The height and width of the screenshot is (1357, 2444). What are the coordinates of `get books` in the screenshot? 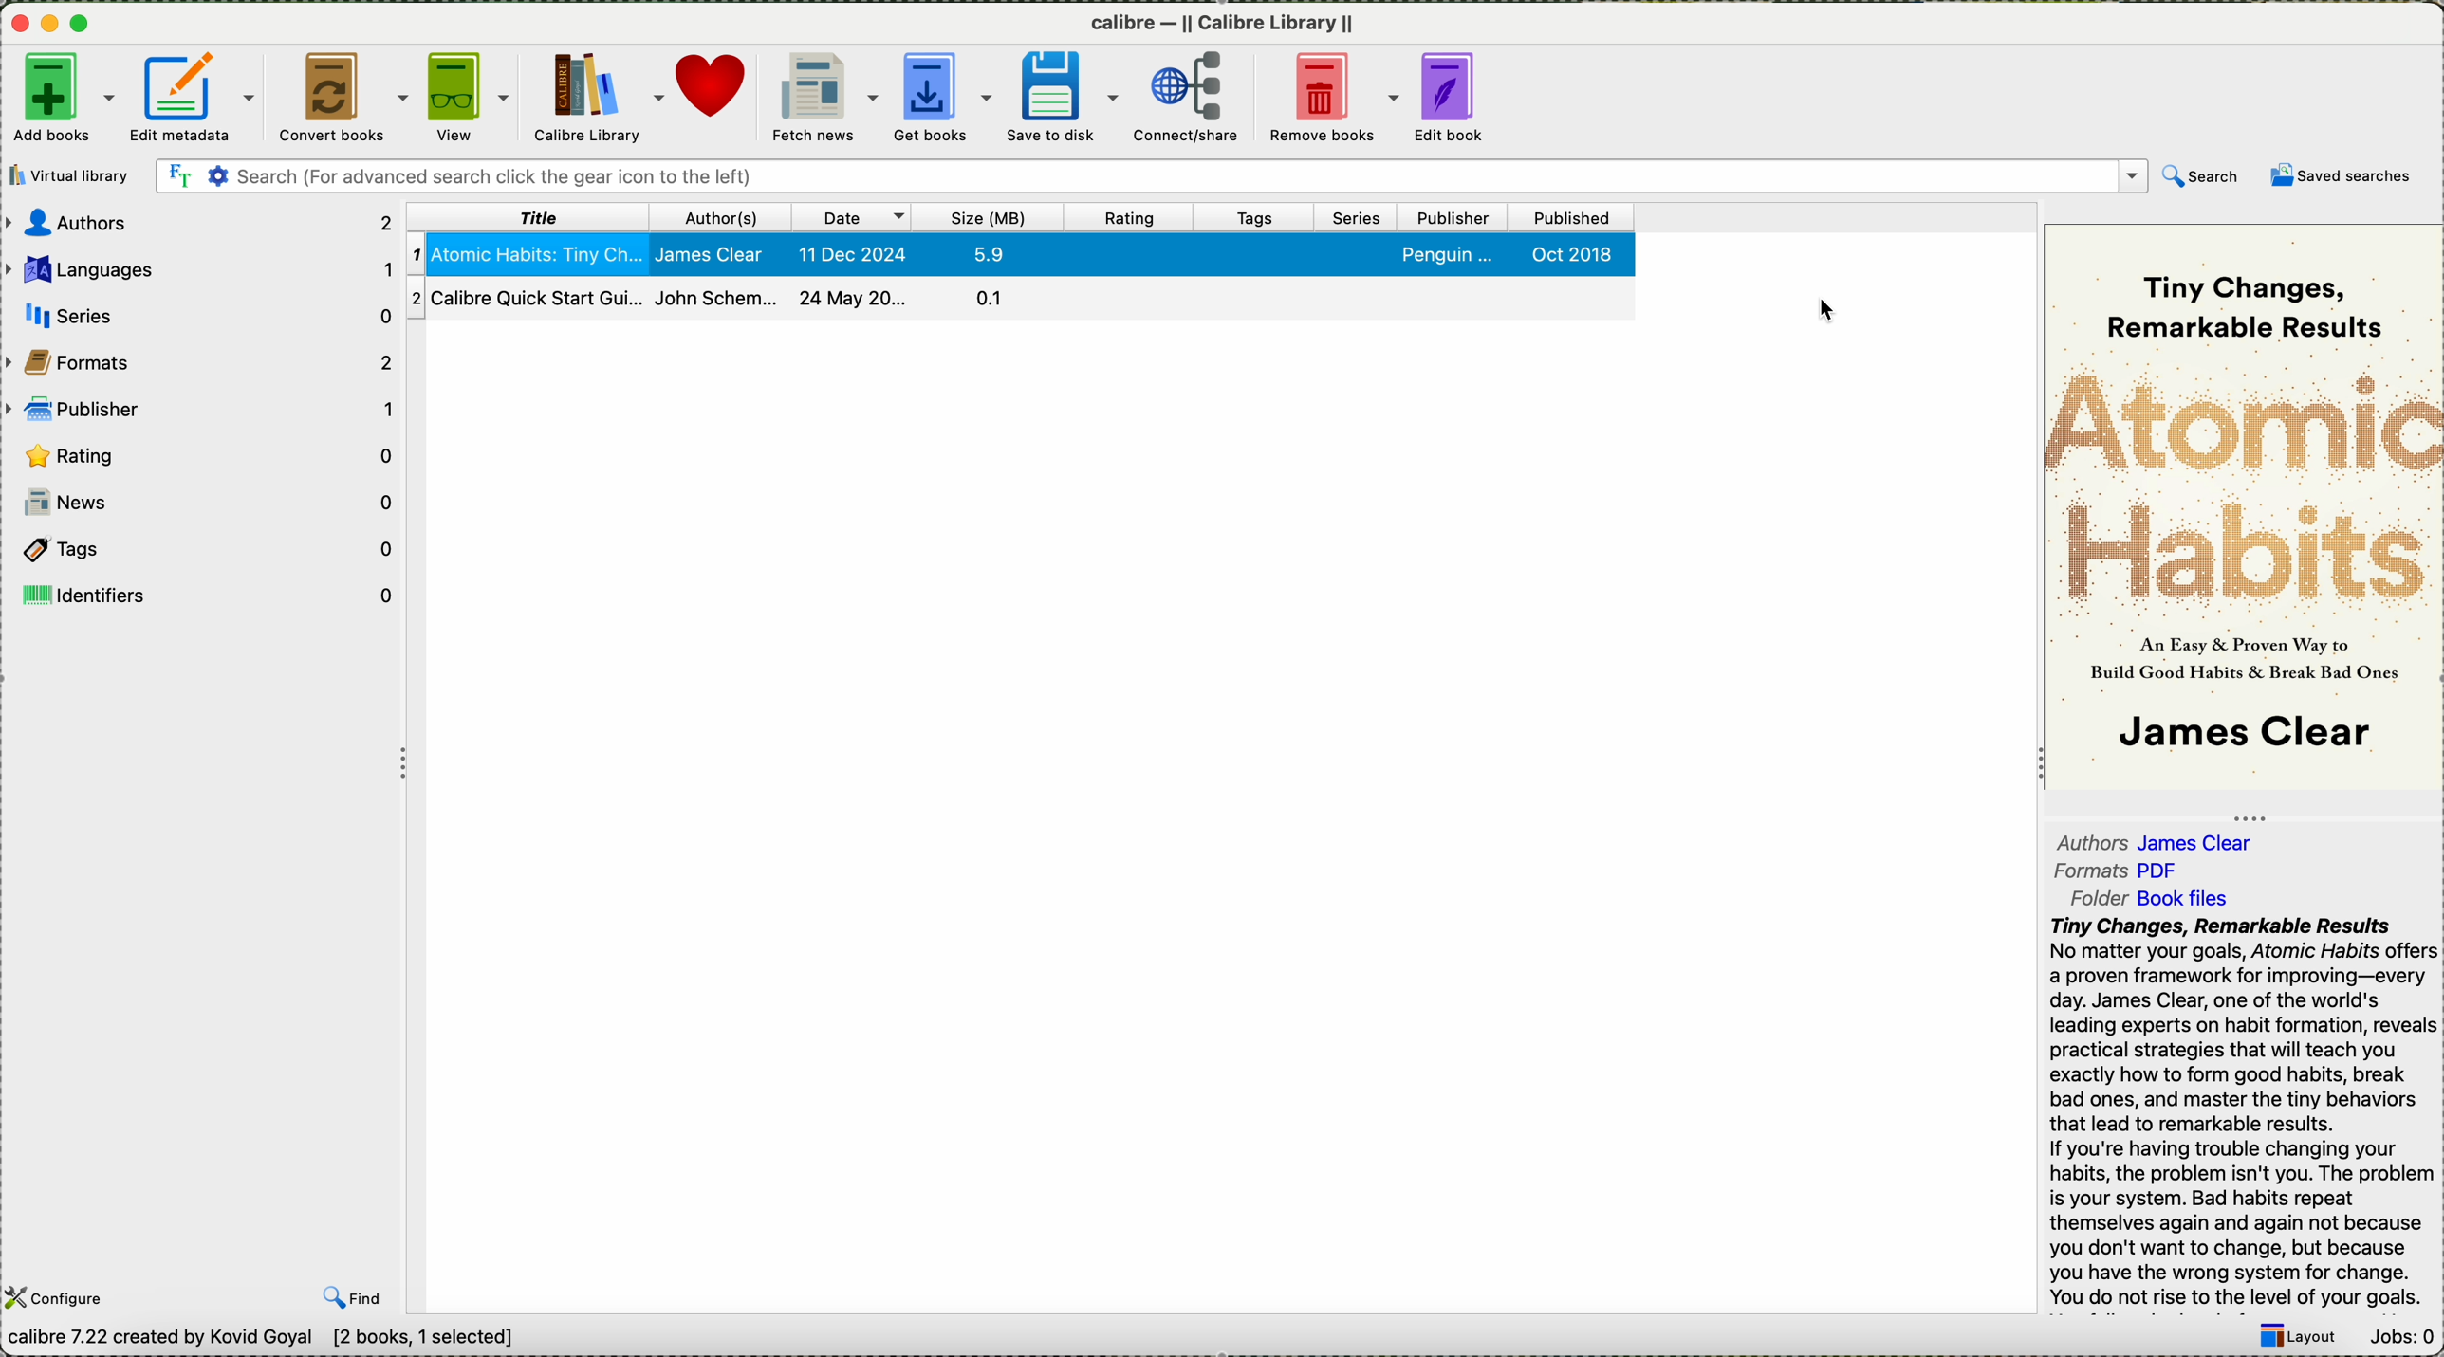 It's located at (942, 96).